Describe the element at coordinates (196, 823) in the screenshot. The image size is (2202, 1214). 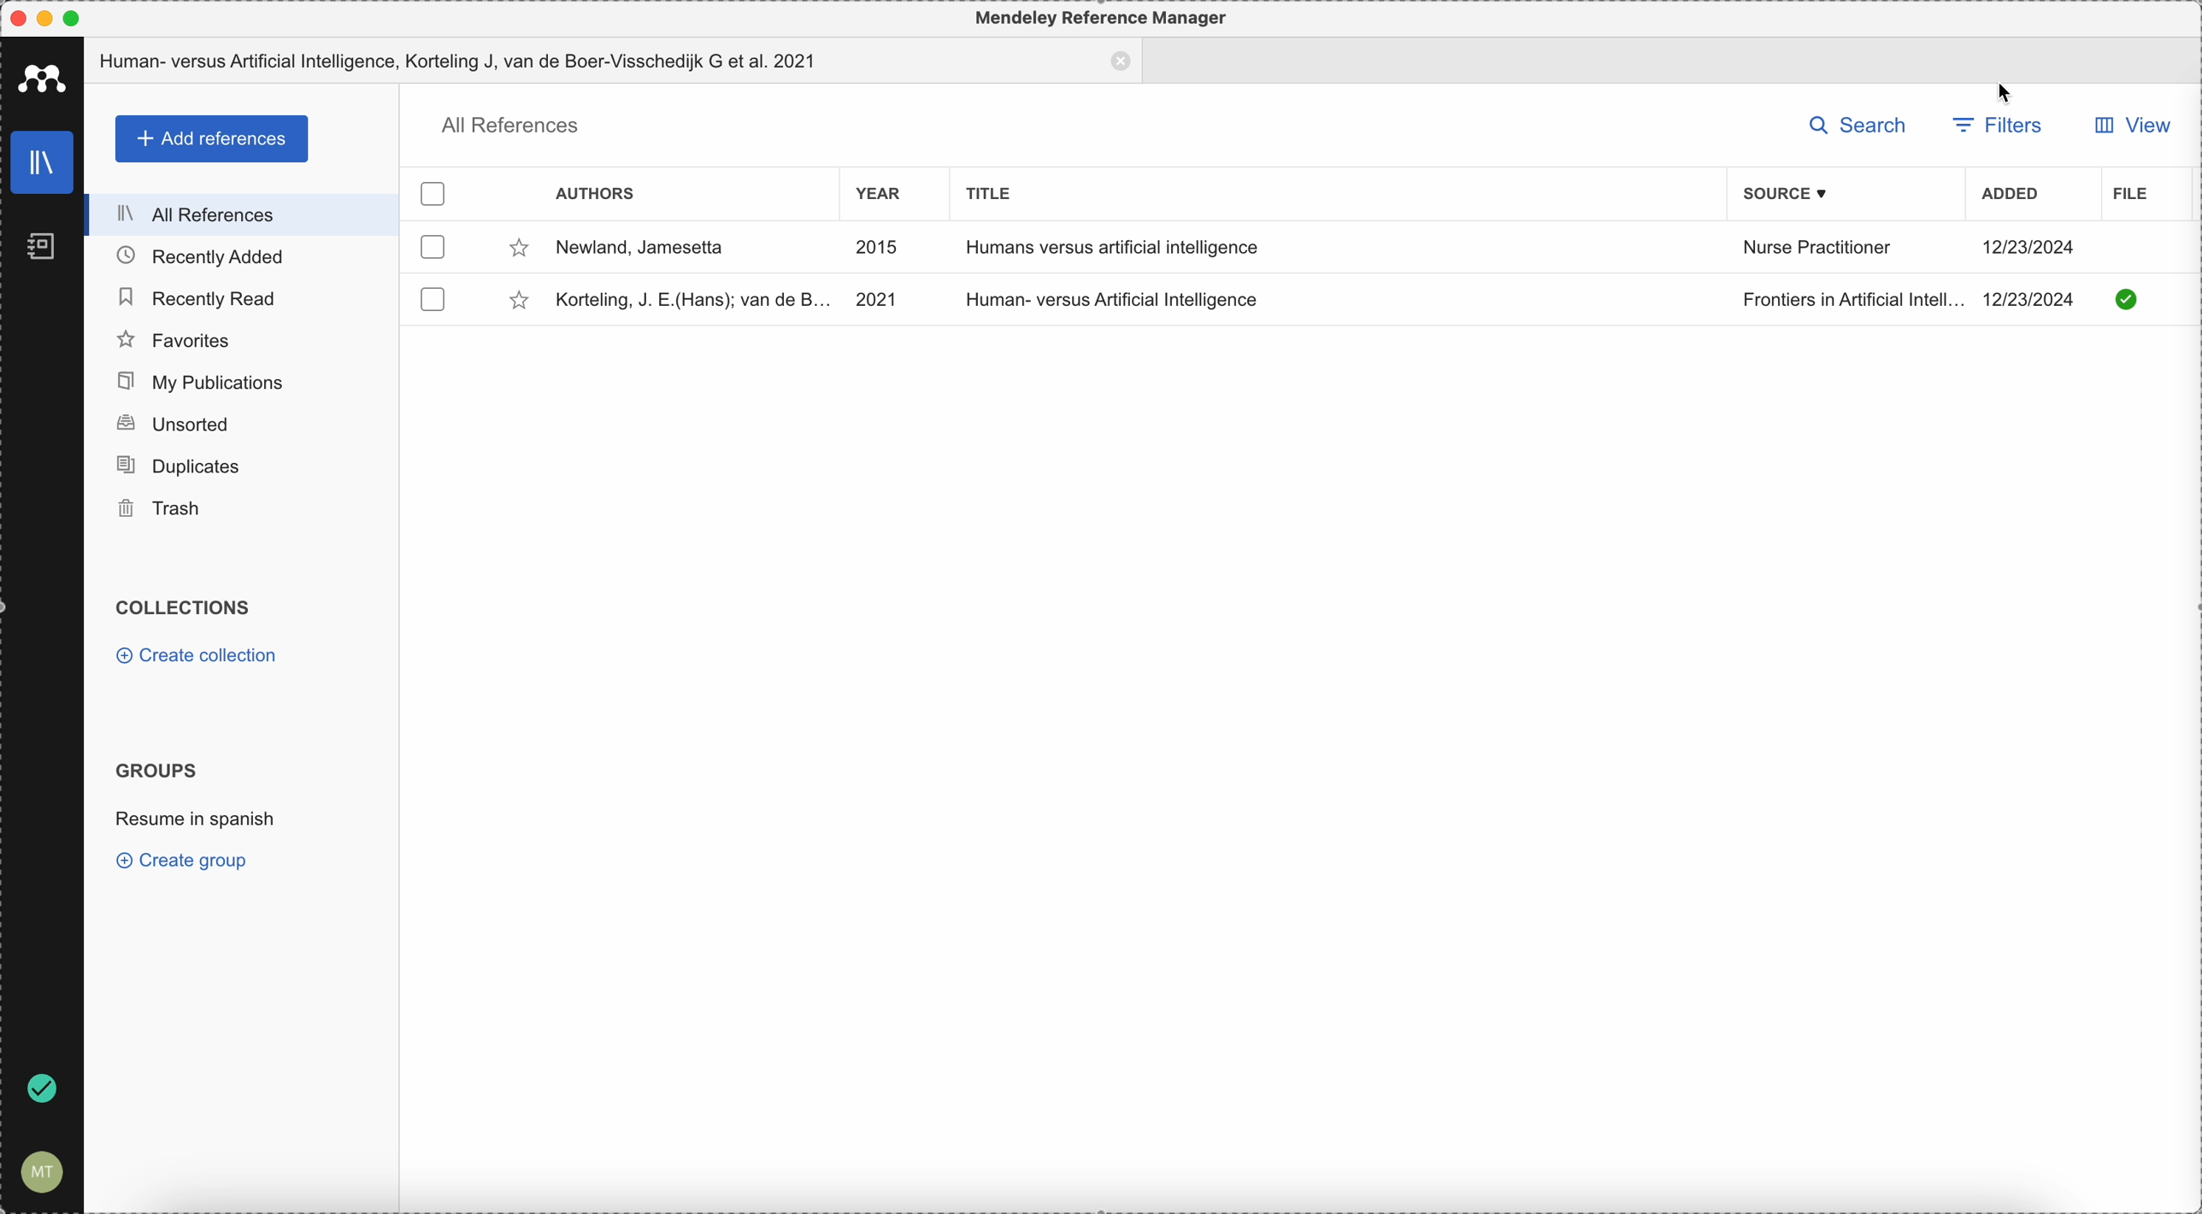
I see `resume in spanish group` at that location.